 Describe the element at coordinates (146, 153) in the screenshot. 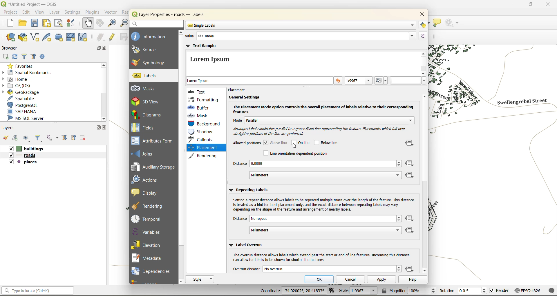

I see `joins` at that location.